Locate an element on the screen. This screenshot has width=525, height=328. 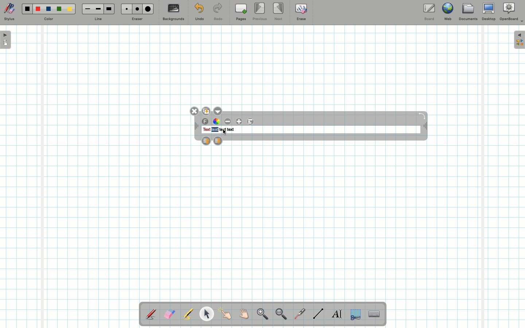
Grab is located at coordinates (244, 315).